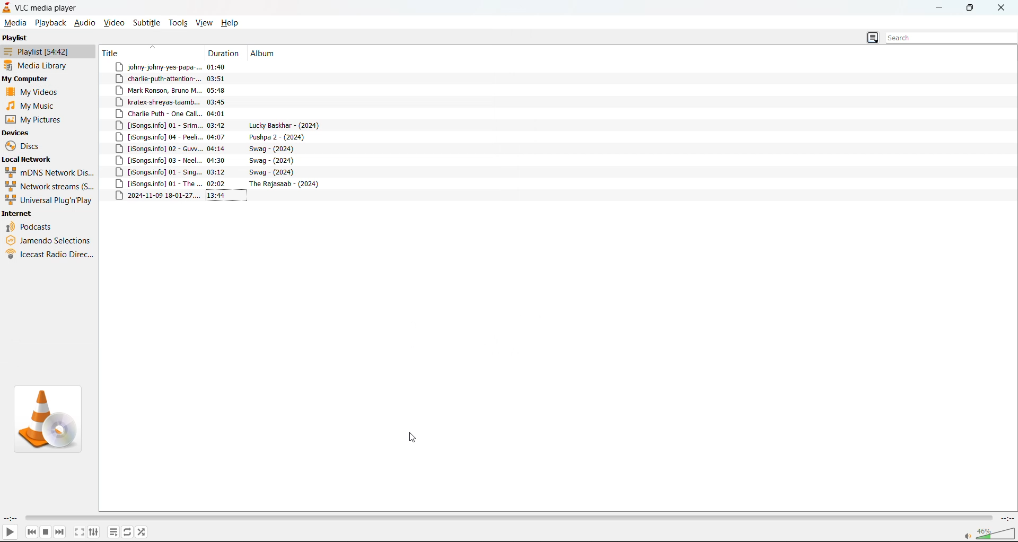 This screenshot has height=542, width=1018. What do you see at coordinates (50, 173) in the screenshot?
I see `mdns network` at bounding box center [50, 173].